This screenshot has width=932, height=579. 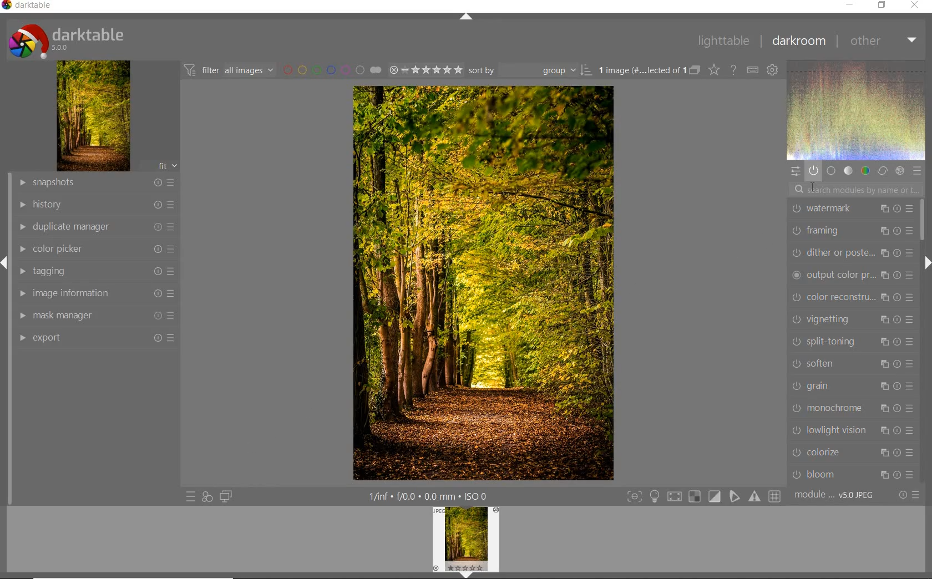 I want to click on show only active module, so click(x=813, y=170).